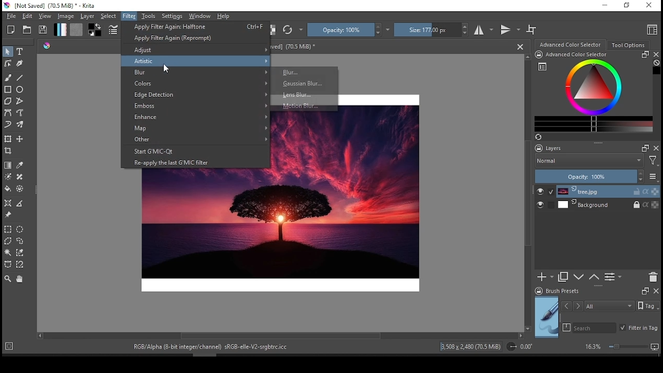  I want to click on Motion Blur, so click(299, 105).